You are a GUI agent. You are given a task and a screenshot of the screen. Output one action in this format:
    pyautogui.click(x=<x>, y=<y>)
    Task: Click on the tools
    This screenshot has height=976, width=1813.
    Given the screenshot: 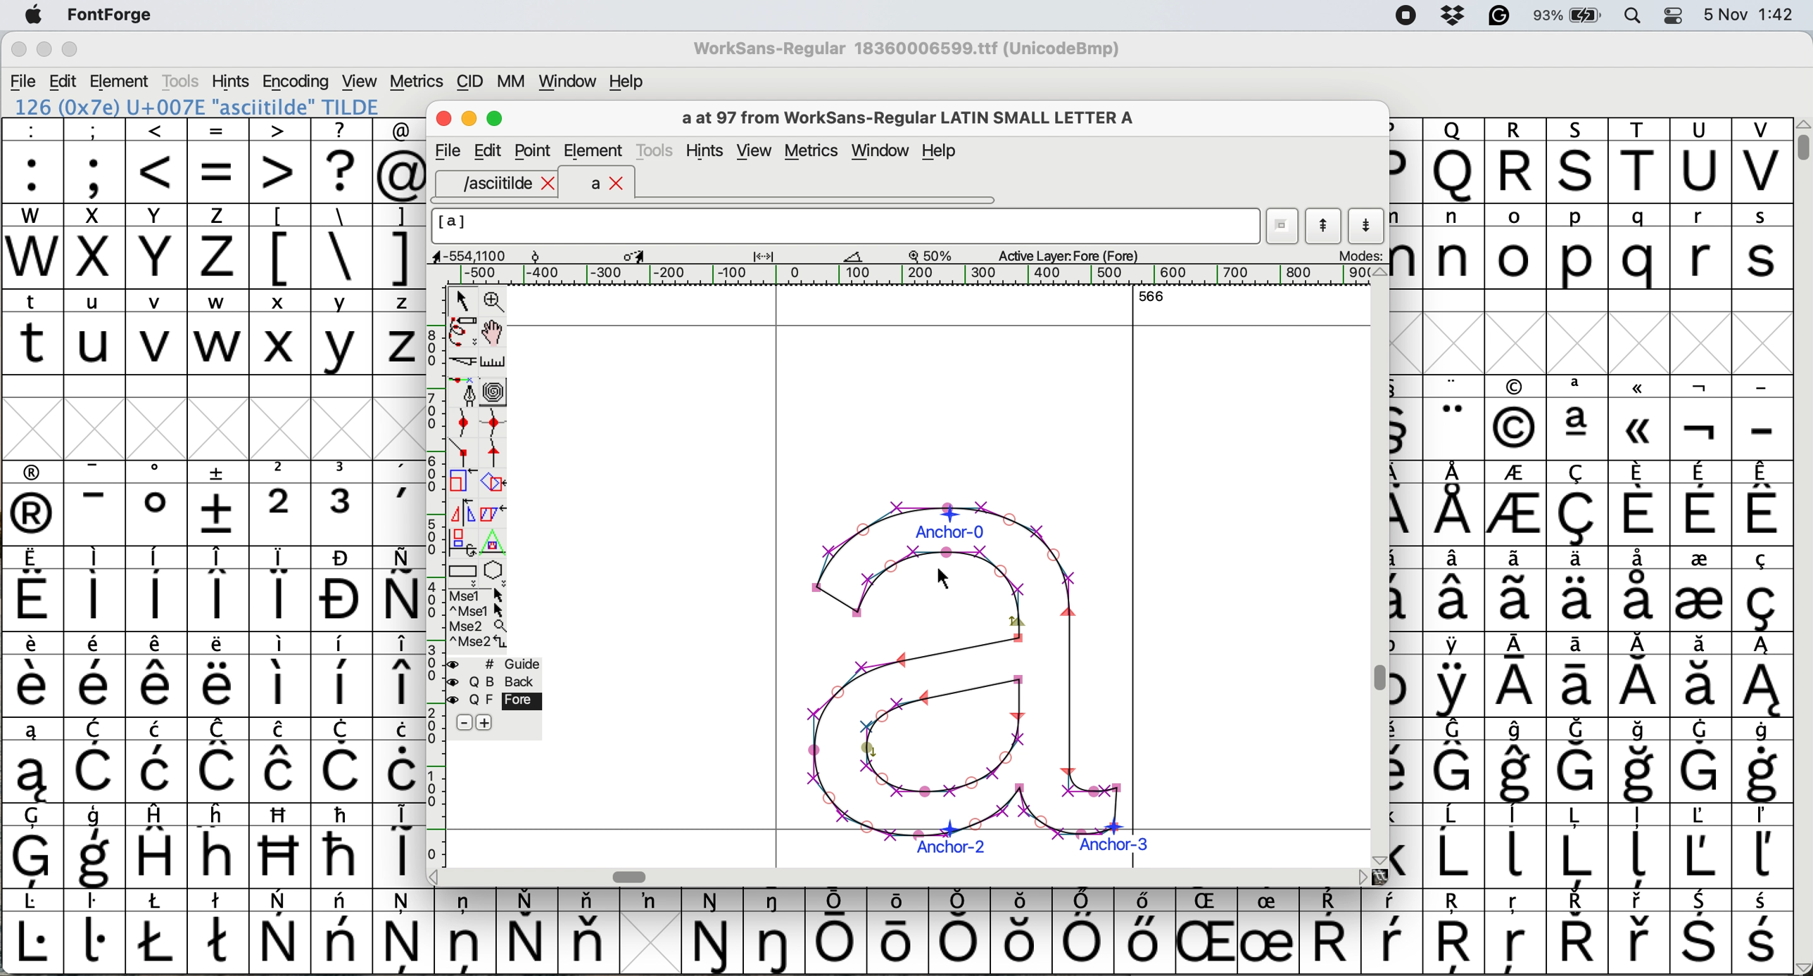 What is the action you would take?
    pyautogui.click(x=657, y=148)
    